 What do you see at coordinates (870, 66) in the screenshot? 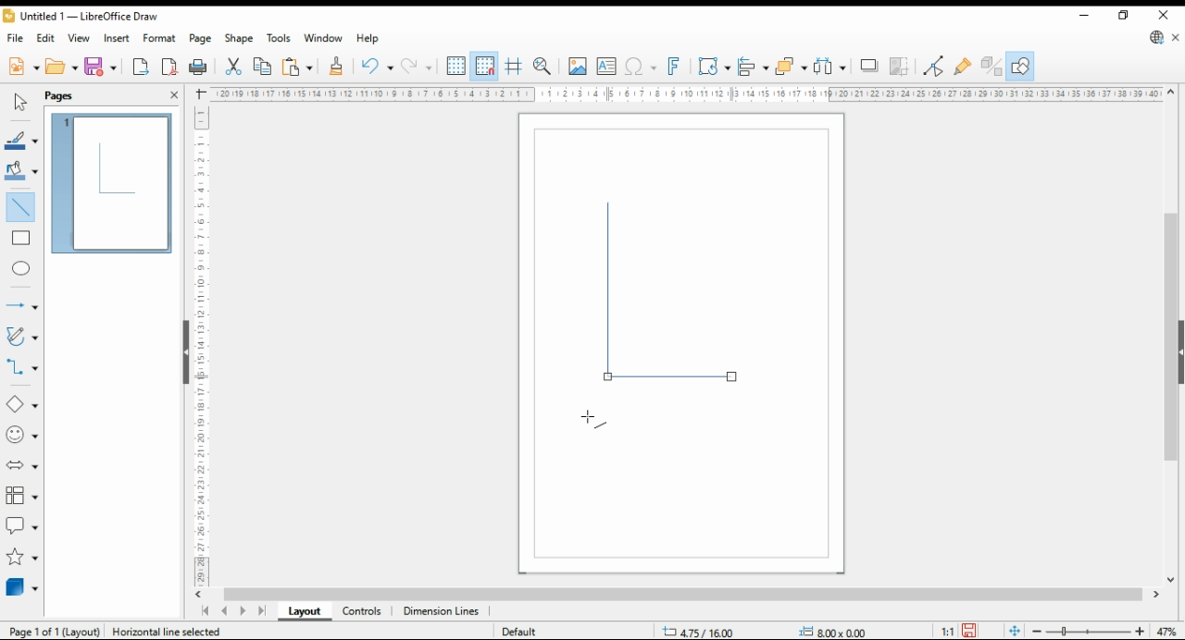
I see `shadow` at bounding box center [870, 66].